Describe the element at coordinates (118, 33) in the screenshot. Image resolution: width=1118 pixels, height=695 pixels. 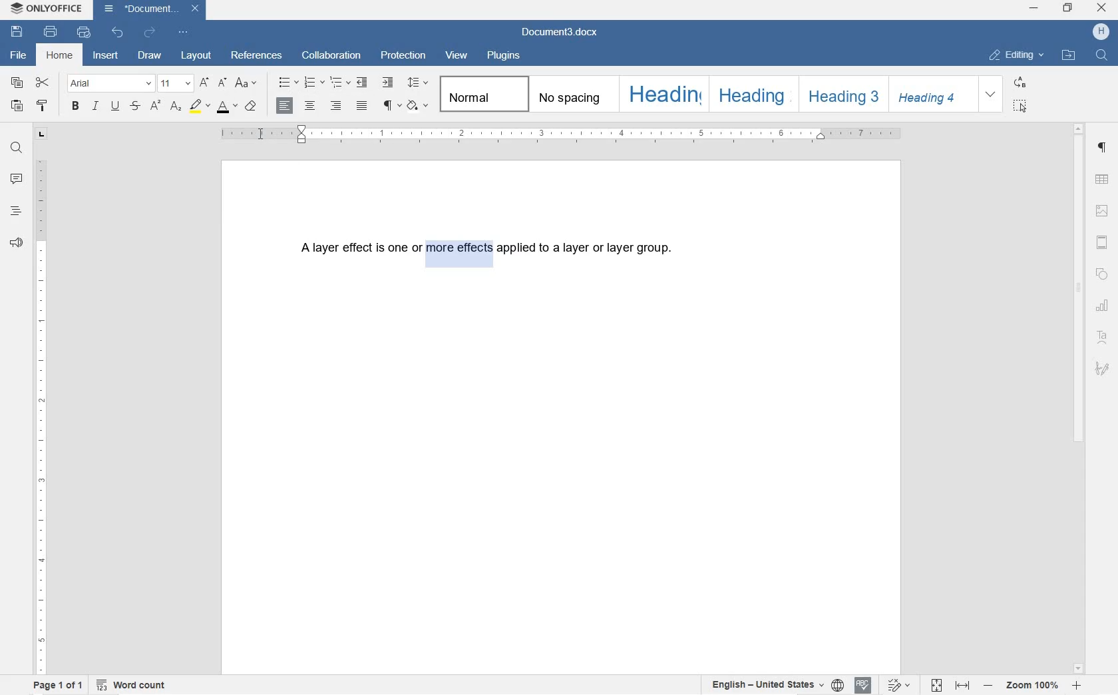
I see `UNDO` at that location.